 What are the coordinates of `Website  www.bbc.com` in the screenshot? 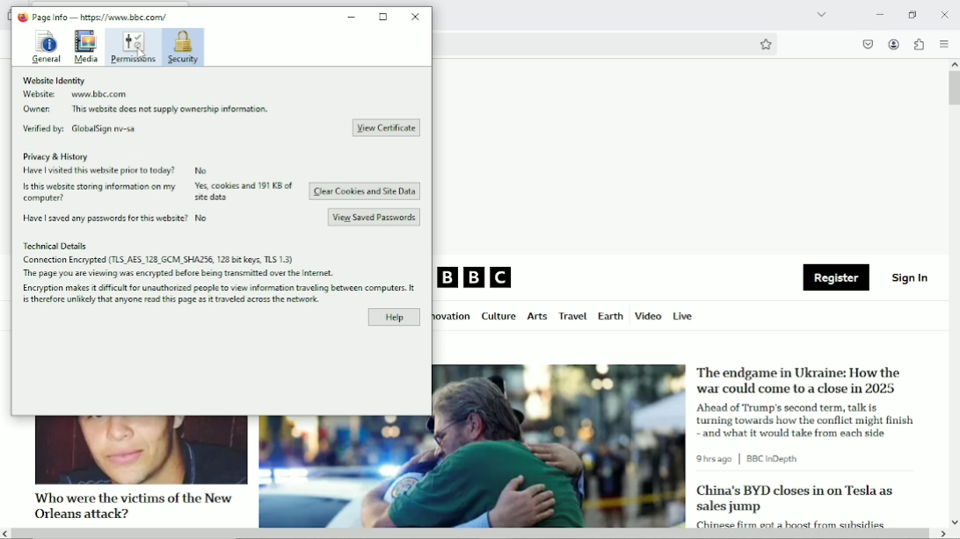 It's located at (74, 94).